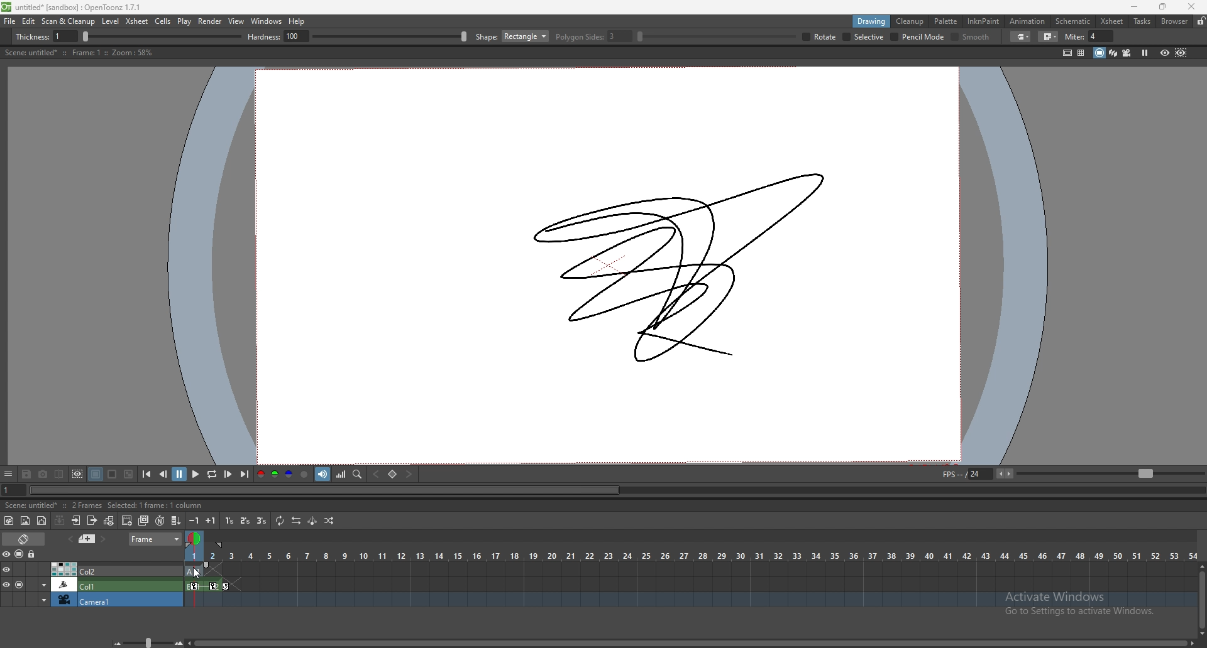 Image resolution: width=1207 pixels, height=648 pixels. What do you see at coordinates (323, 473) in the screenshot?
I see `soundtrack` at bounding box center [323, 473].